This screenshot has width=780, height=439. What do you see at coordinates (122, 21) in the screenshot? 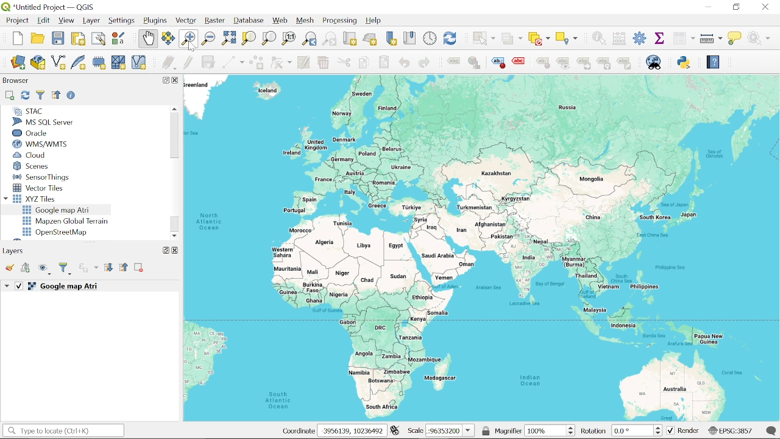
I see `Settings` at bounding box center [122, 21].